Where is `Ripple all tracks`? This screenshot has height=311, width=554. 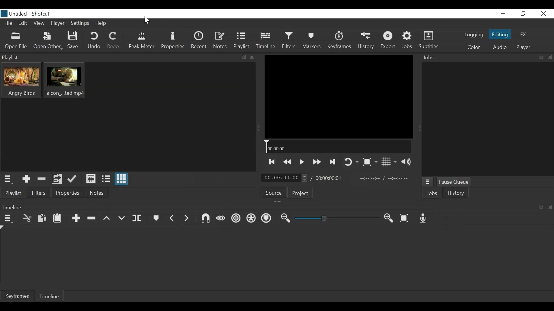 Ripple all tracks is located at coordinates (251, 219).